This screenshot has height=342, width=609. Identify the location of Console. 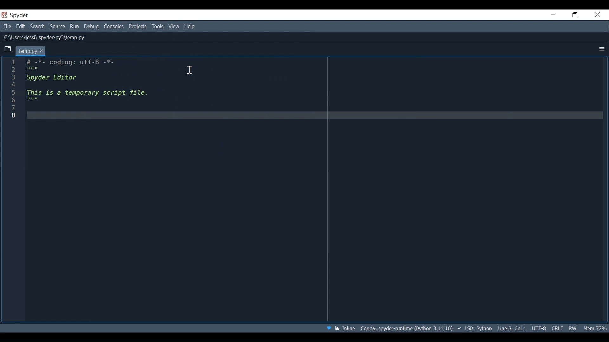
(115, 26).